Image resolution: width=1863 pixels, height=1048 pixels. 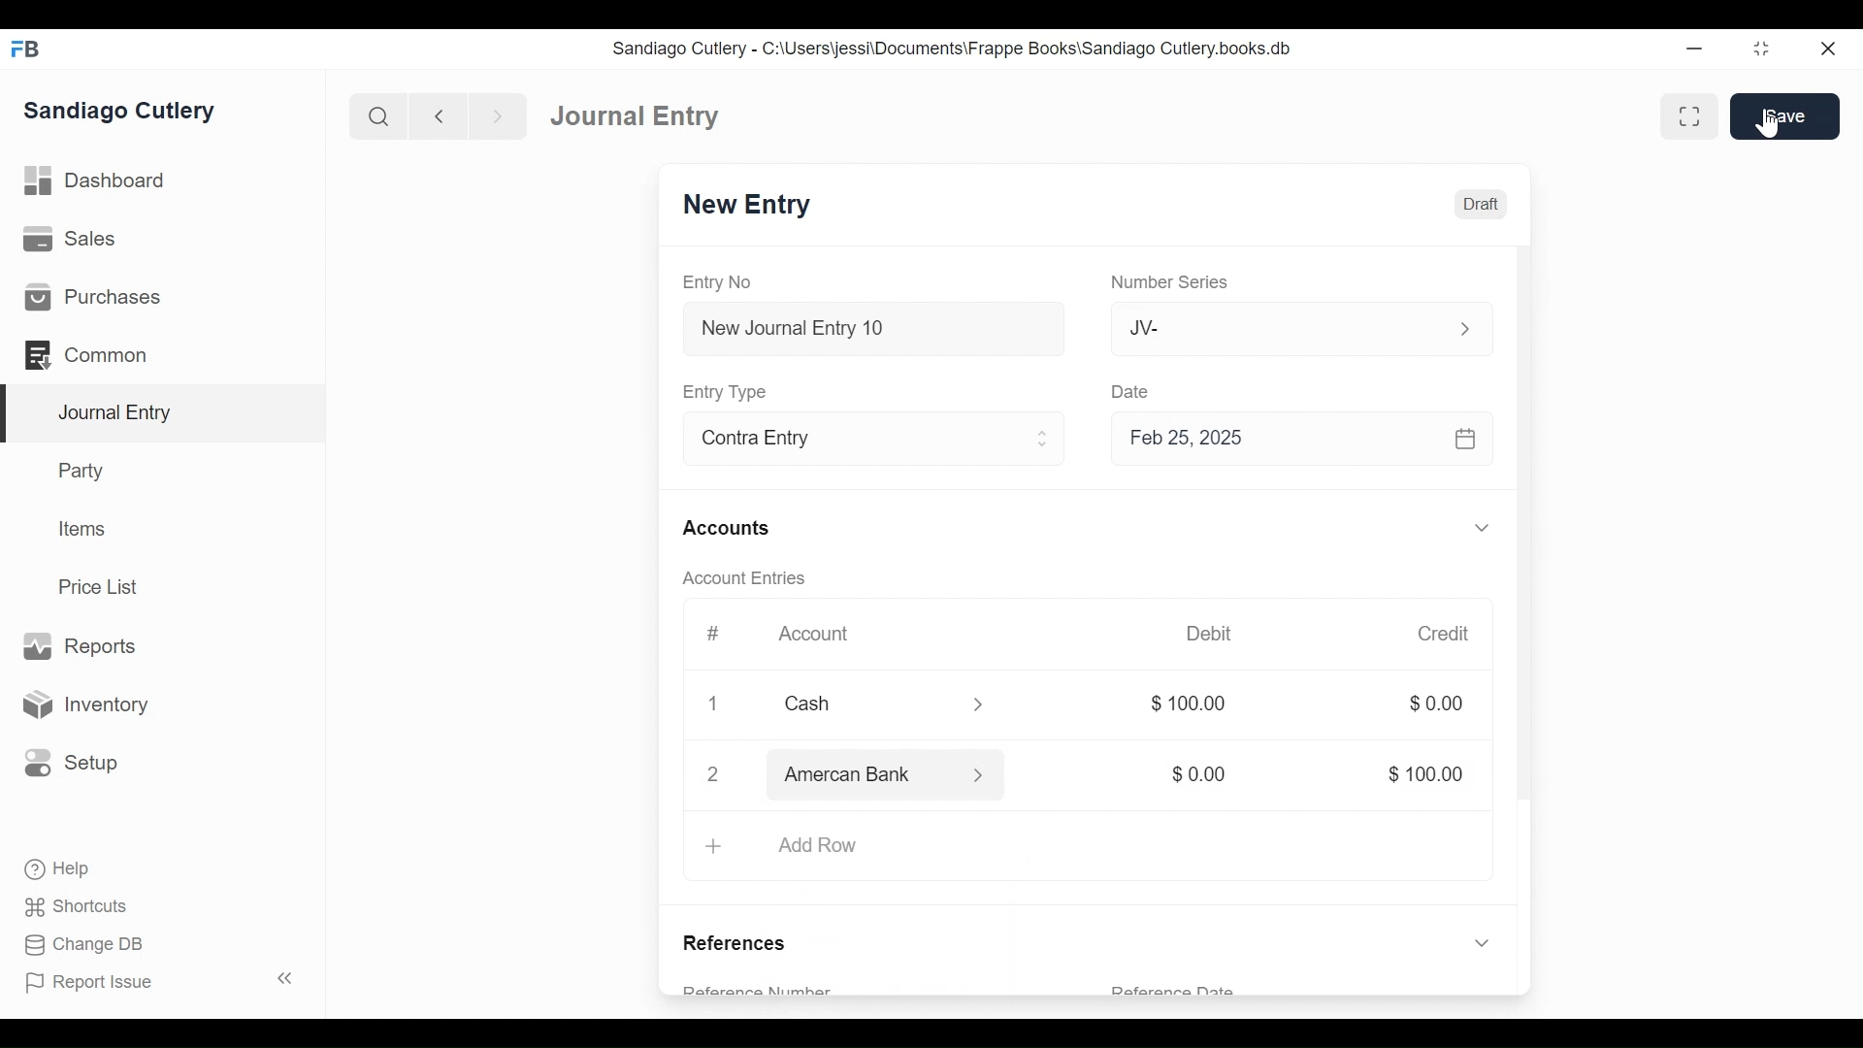 I want to click on References, so click(x=735, y=945).